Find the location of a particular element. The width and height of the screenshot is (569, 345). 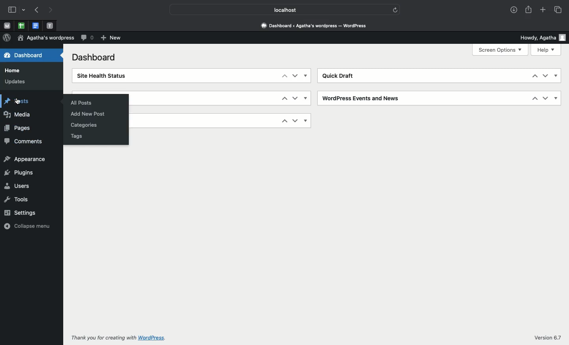

Wordpress name is located at coordinates (46, 38).